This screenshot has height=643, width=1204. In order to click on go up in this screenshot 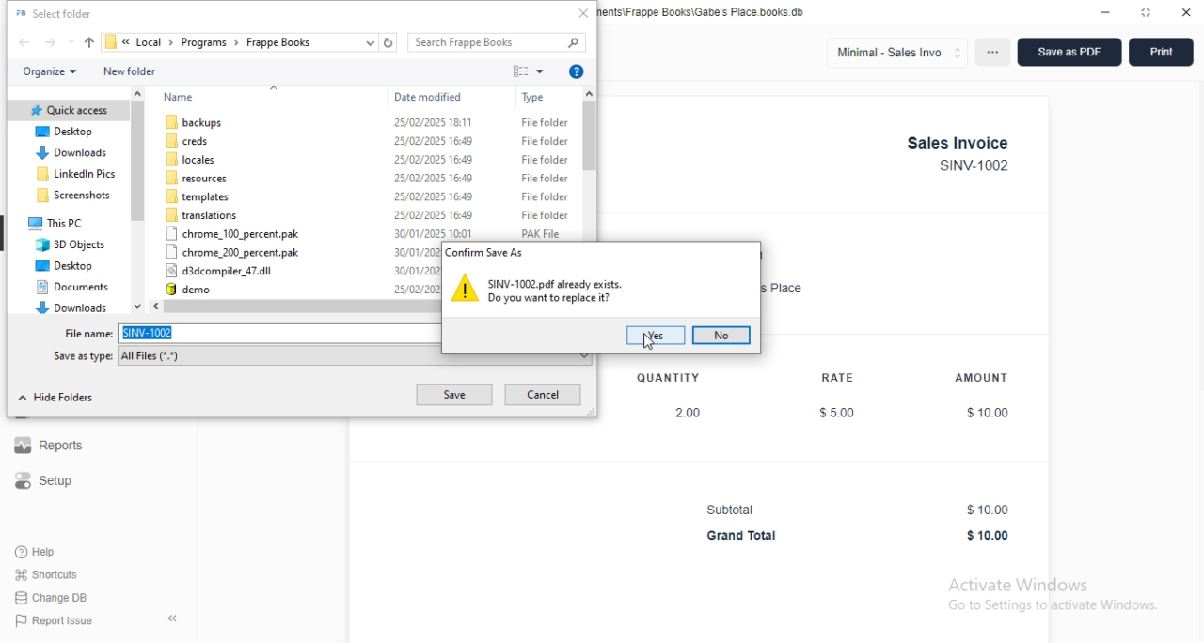, I will do `click(274, 89)`.